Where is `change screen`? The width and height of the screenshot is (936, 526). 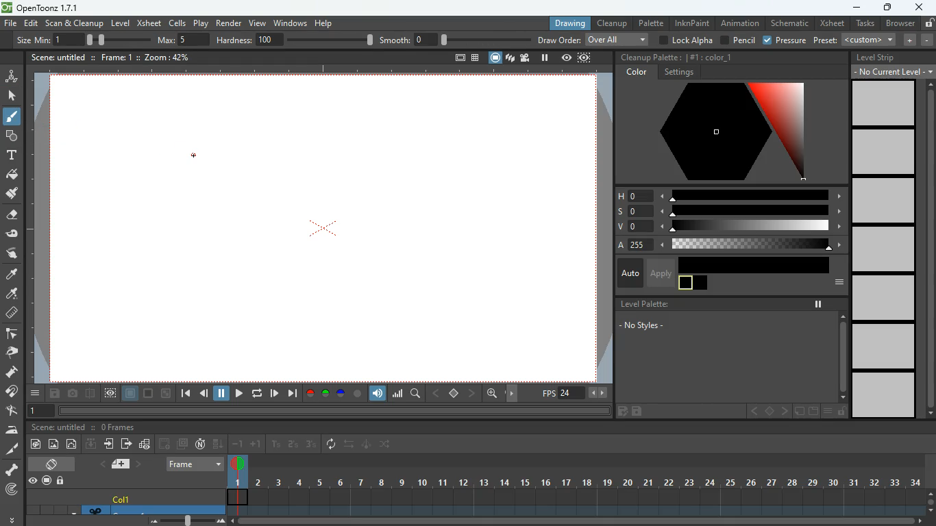 change screen is located at coordinates (54, 464).